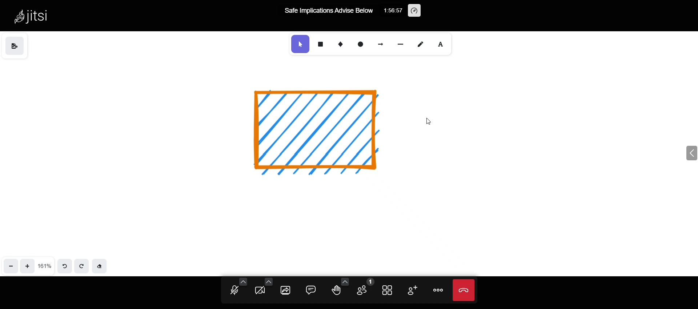  Describe the element at coordinates (101, 264) in the screenshot. I see `eraser` at that location.